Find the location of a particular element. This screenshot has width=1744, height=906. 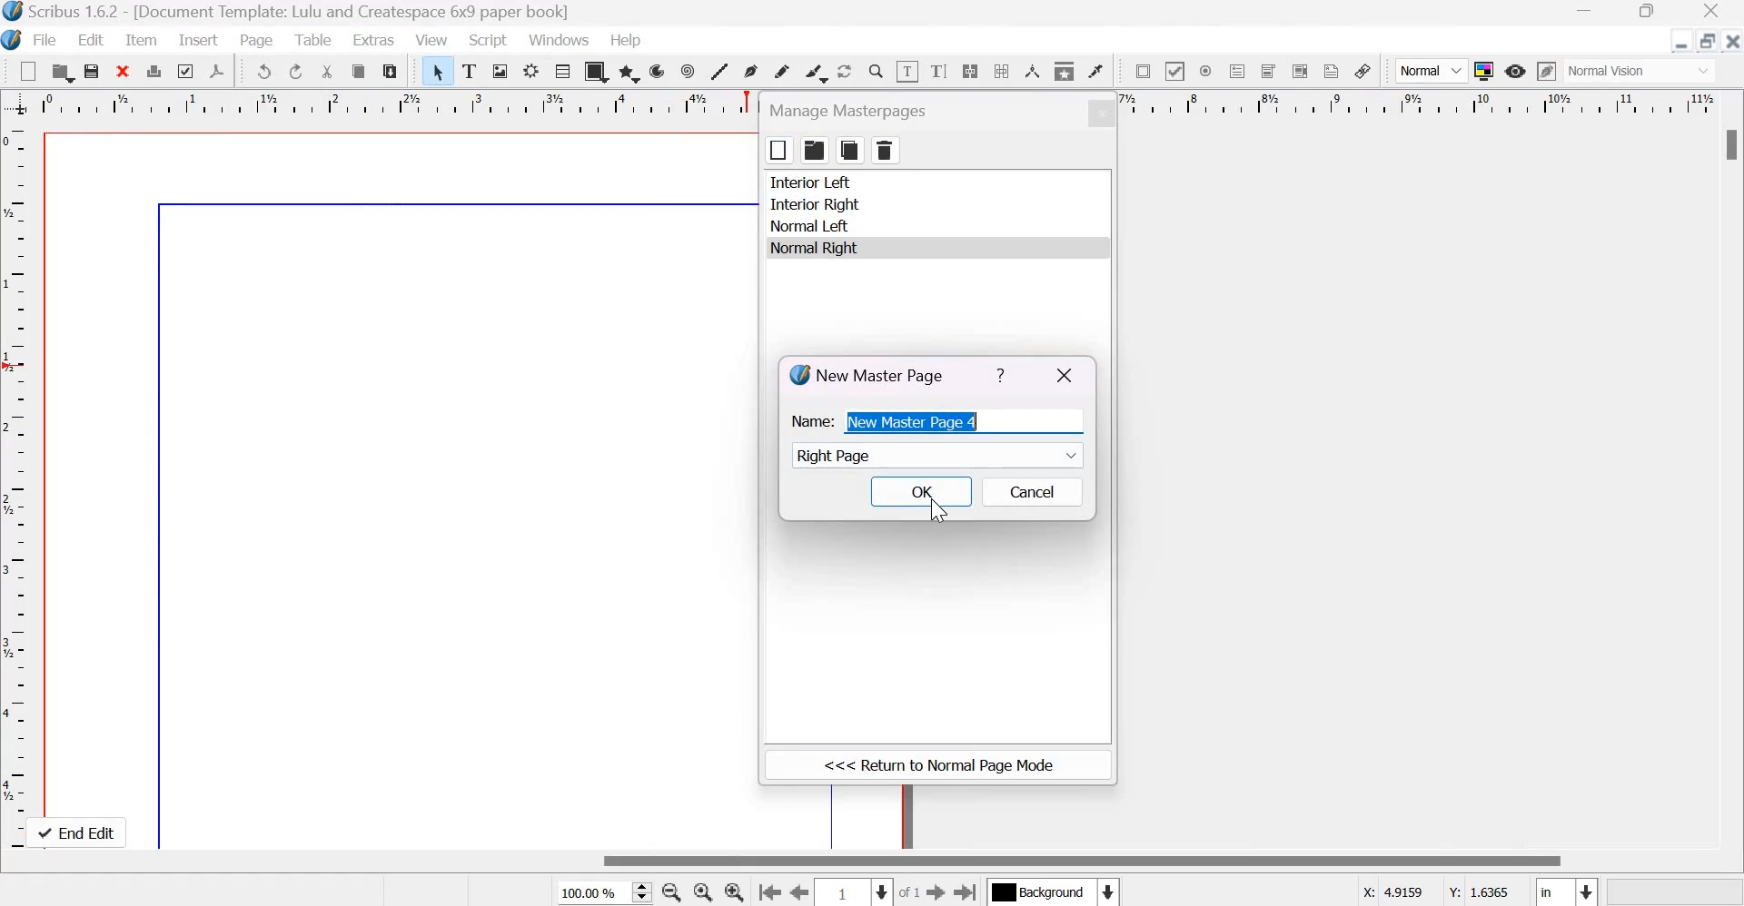

Script is located at coordinates (488, 39).